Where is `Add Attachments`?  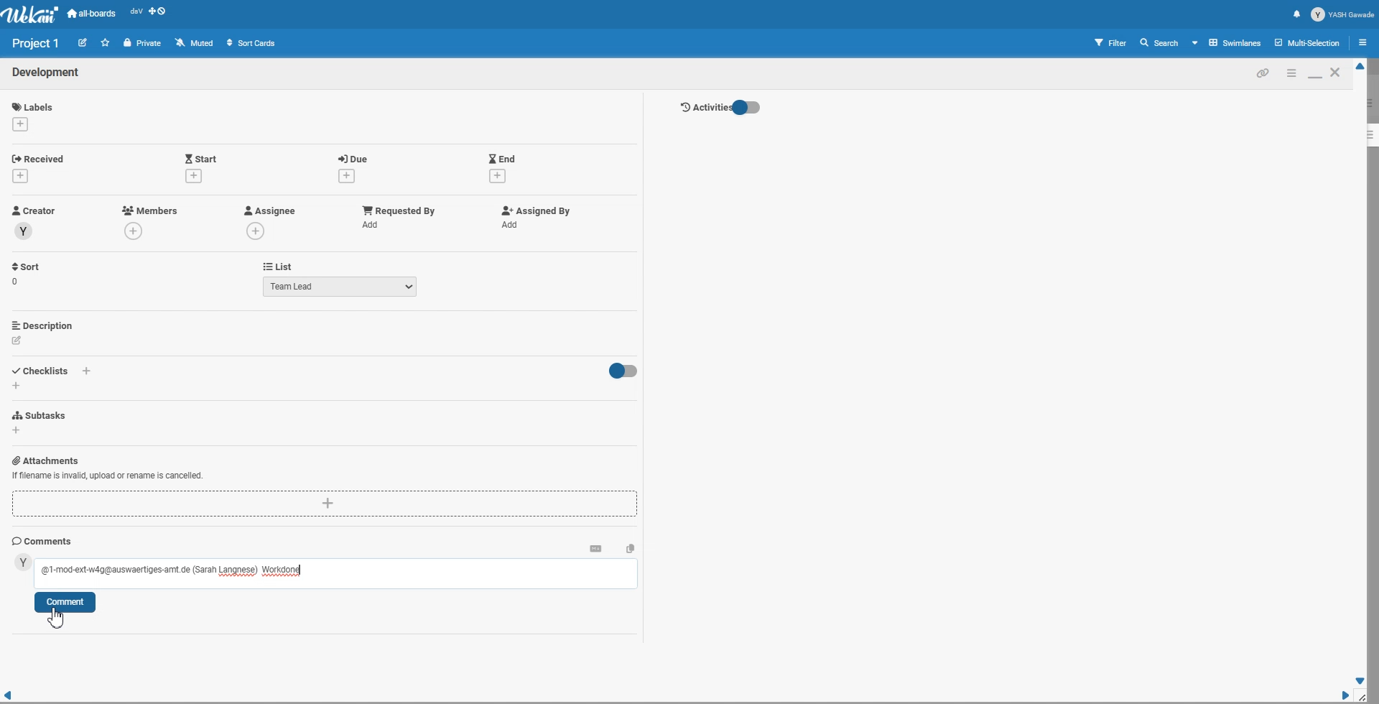
Add Attachments is located at coordinates (107, 476).